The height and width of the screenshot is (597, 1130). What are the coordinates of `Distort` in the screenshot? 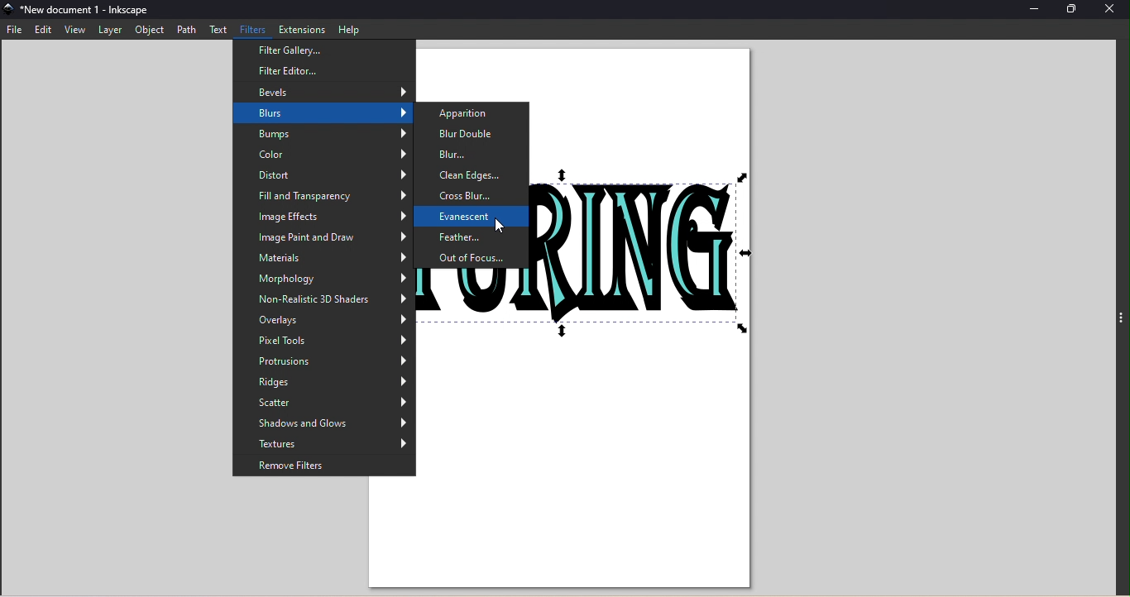 It's located at (327, 172).